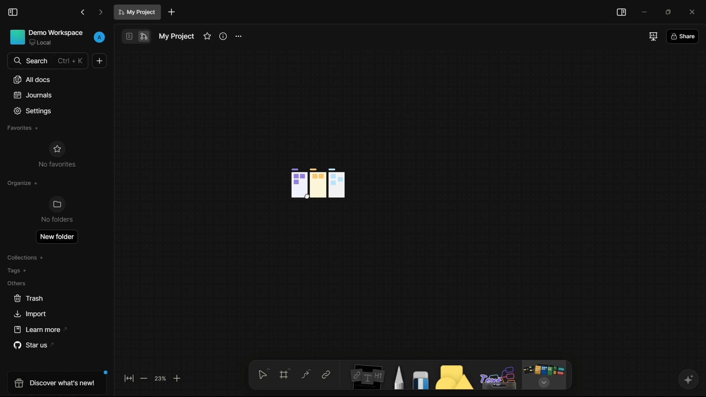  What do you see at coordinates (176, 36) in the screenshot?
I see `document name` at bounding box center [176, 36].